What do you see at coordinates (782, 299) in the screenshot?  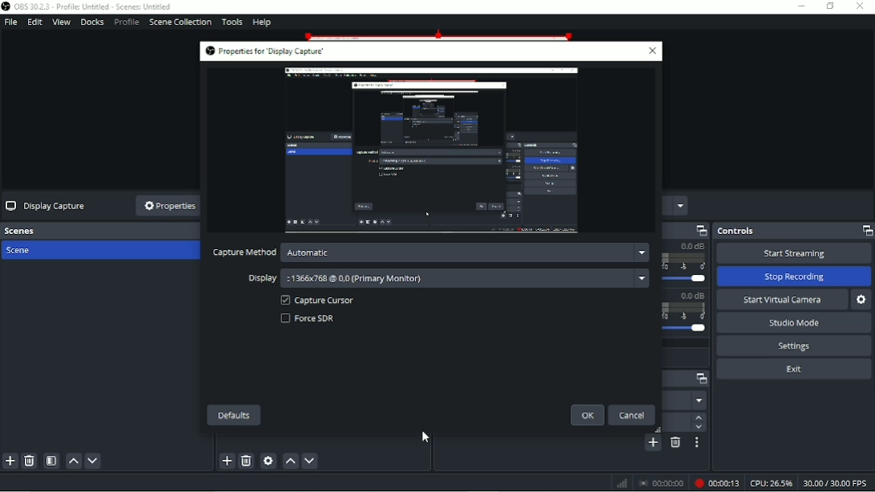 I see `Start virtual camera` at bounding box center [782, 299].